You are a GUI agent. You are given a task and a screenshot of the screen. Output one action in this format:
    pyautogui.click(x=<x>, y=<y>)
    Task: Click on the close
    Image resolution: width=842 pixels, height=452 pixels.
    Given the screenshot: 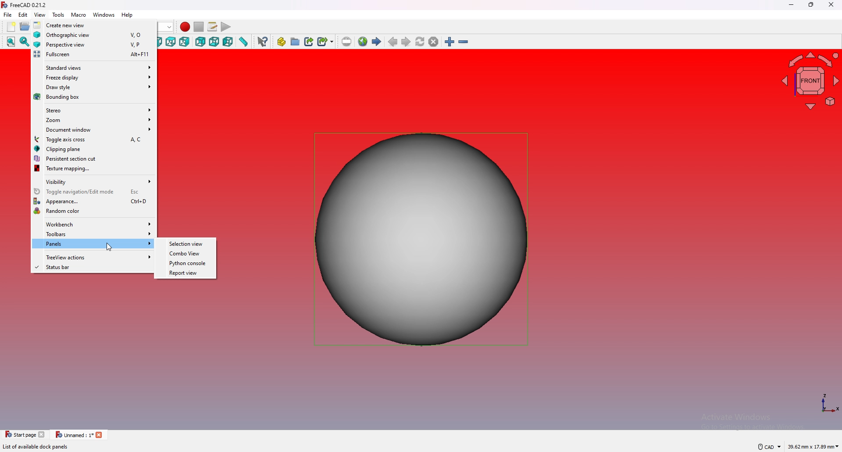 What is the action you would take?
    pyautogui.click(x=831, y=5)
    